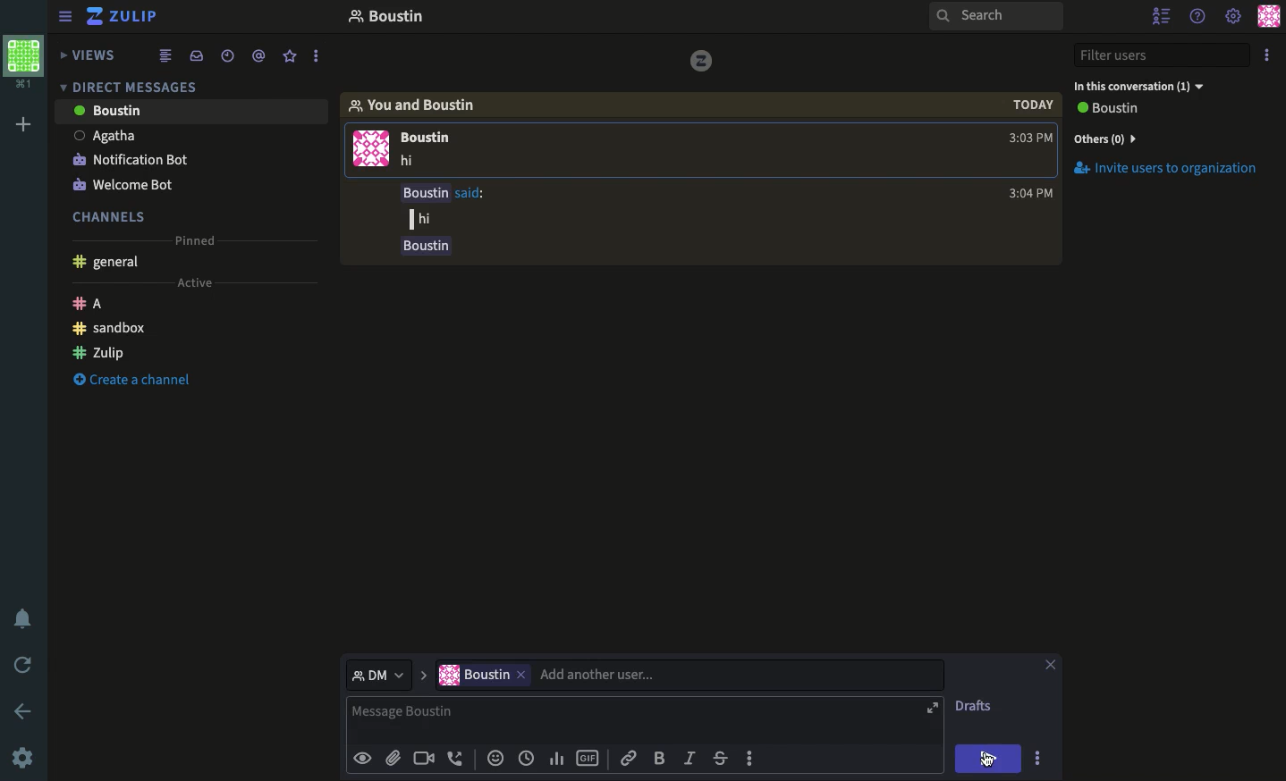 Image resolution: width=1286 pixels, height=781 pixels. I want to click on Bol, so click(663, 759).